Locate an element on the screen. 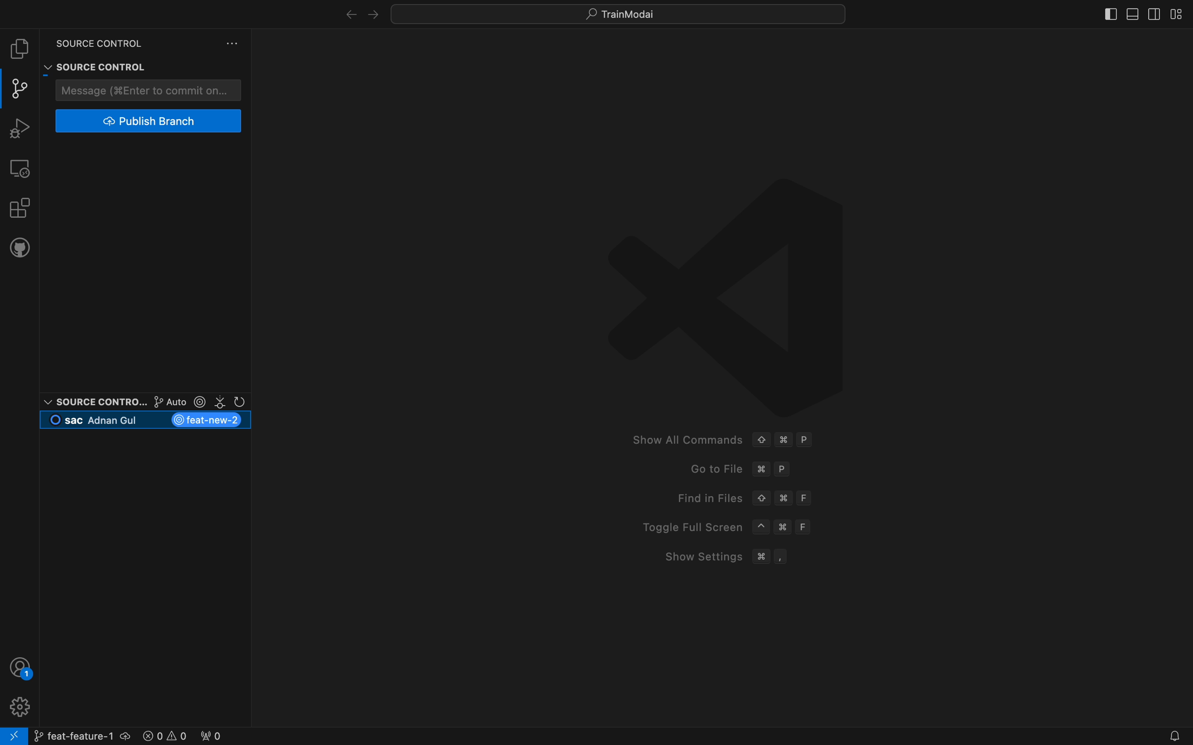 This screenshot has height=745, width=1193. command is located at coordinates (761, 470).